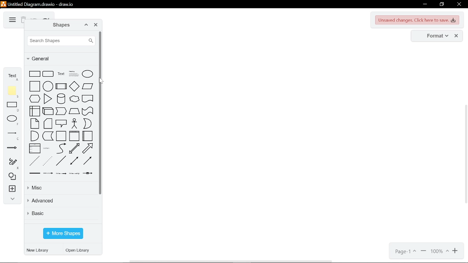 Image resolution: width=468 pixels, height=263 pixels. Describe the element at coordinates (34, 18) in the screenshot. I see `undo` at that location.